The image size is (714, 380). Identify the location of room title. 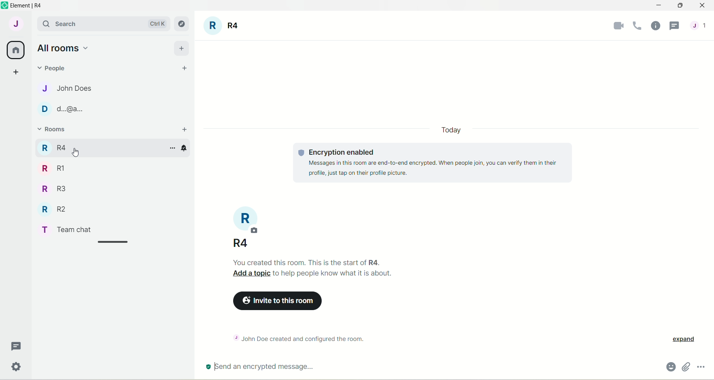
(248, 220).